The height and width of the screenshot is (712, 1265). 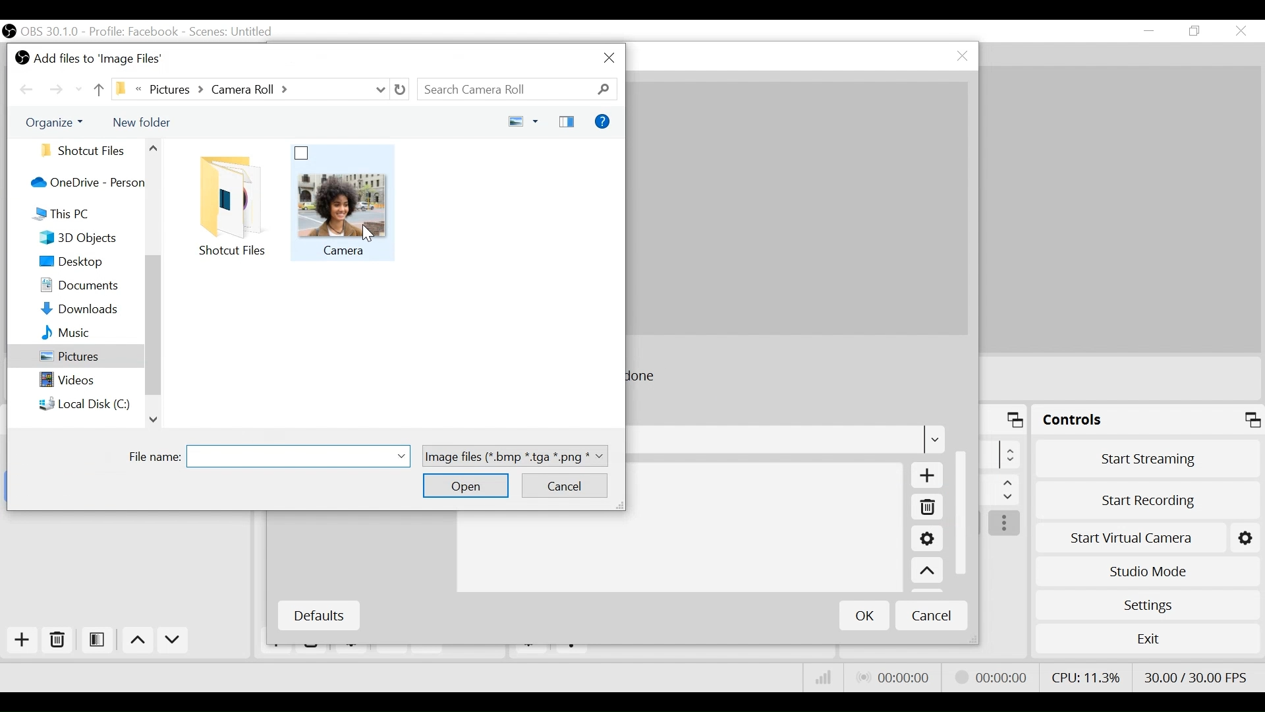 I want to click on 3D Objects, so click(x=90, y=239).